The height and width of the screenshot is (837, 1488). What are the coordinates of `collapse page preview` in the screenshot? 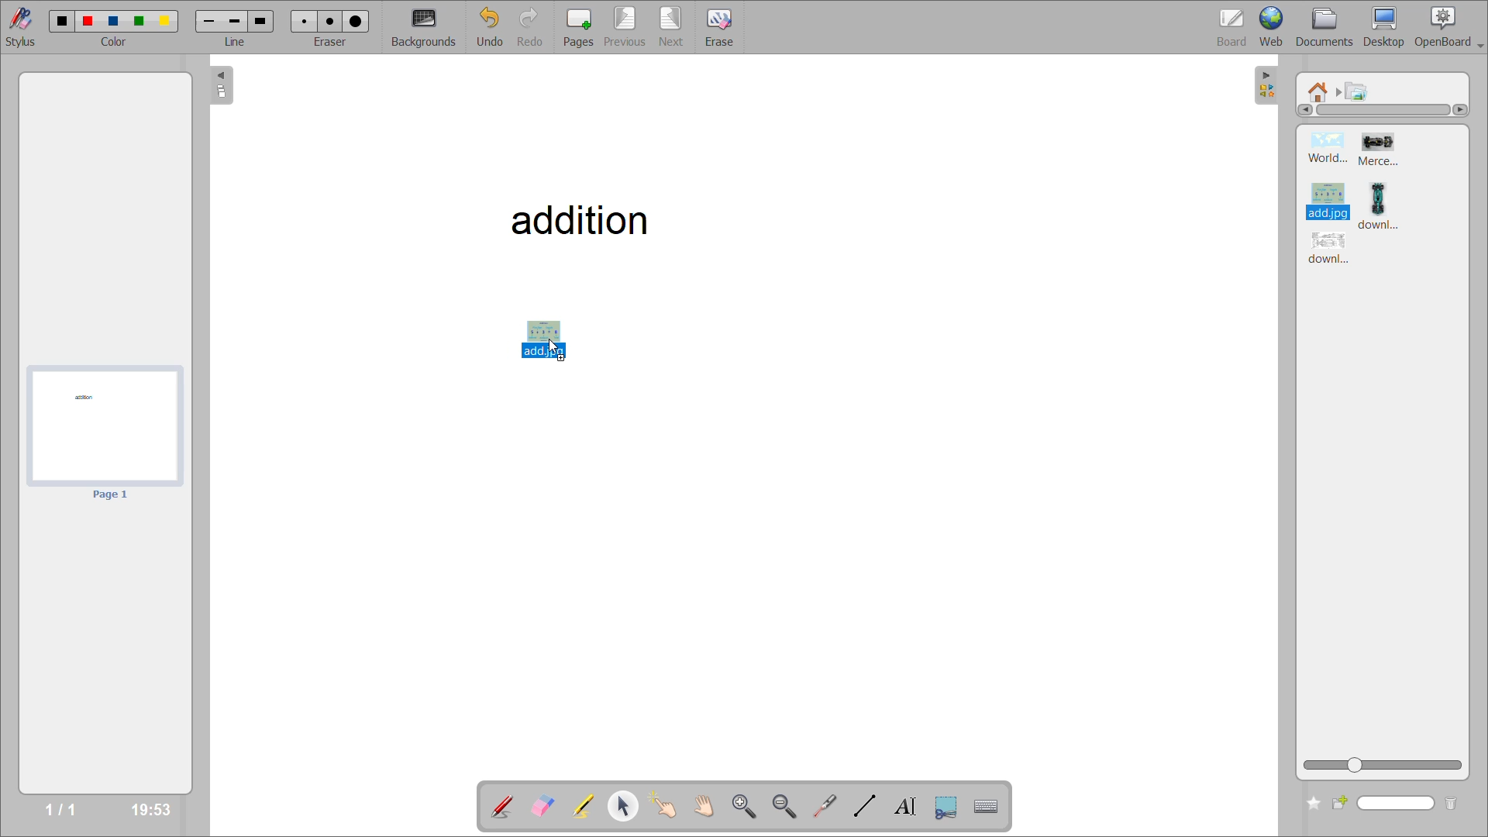 It's located at (223, 85).